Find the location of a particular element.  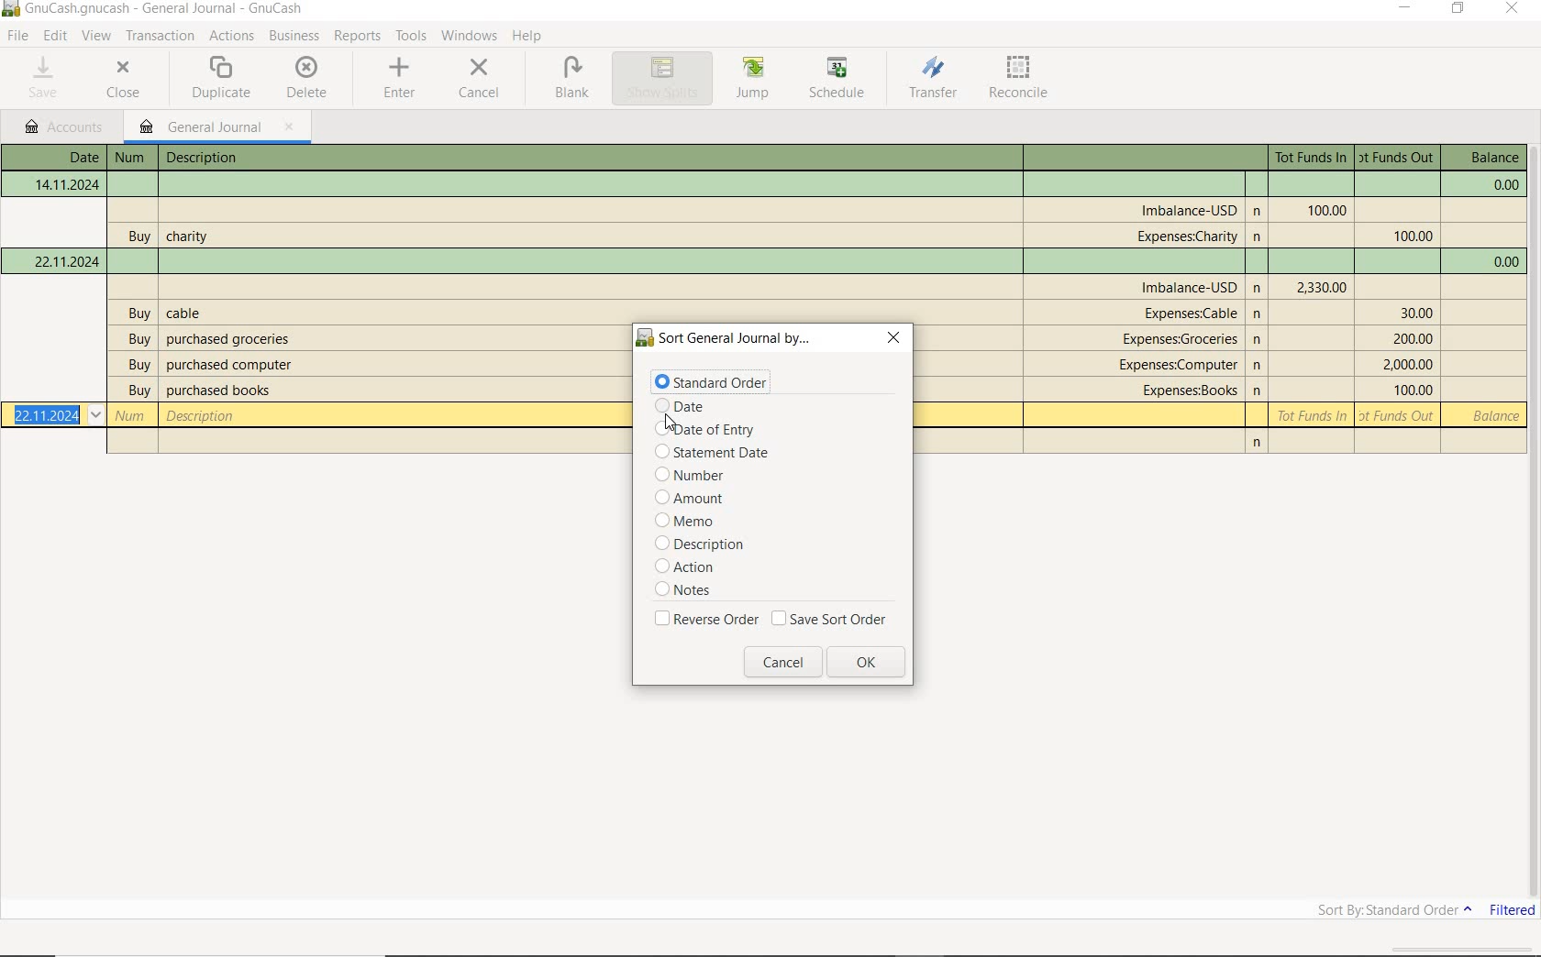

FILE is located at coordinates (21, 37).